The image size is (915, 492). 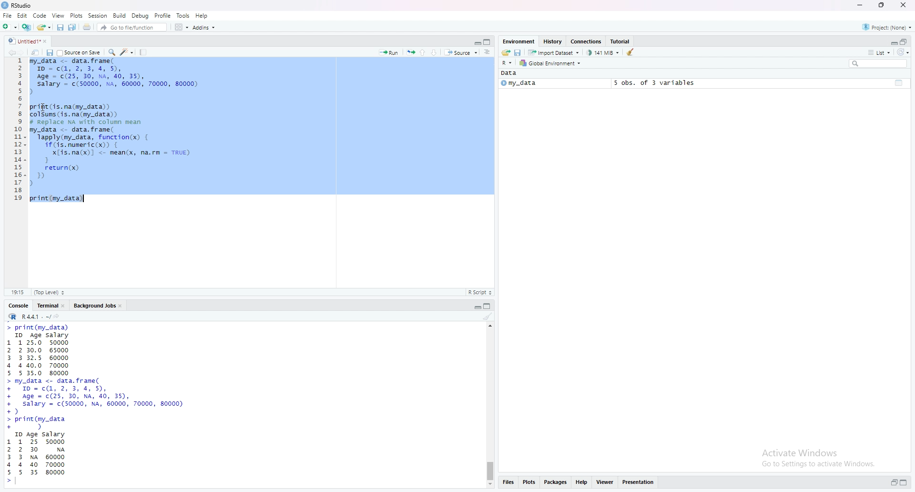 I want to click on collapse, so click(x=488, y=42).